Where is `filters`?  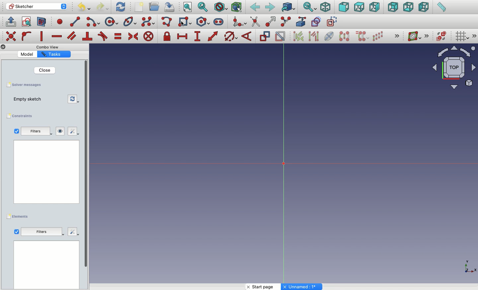 filters is located at coordinates (37, 132).